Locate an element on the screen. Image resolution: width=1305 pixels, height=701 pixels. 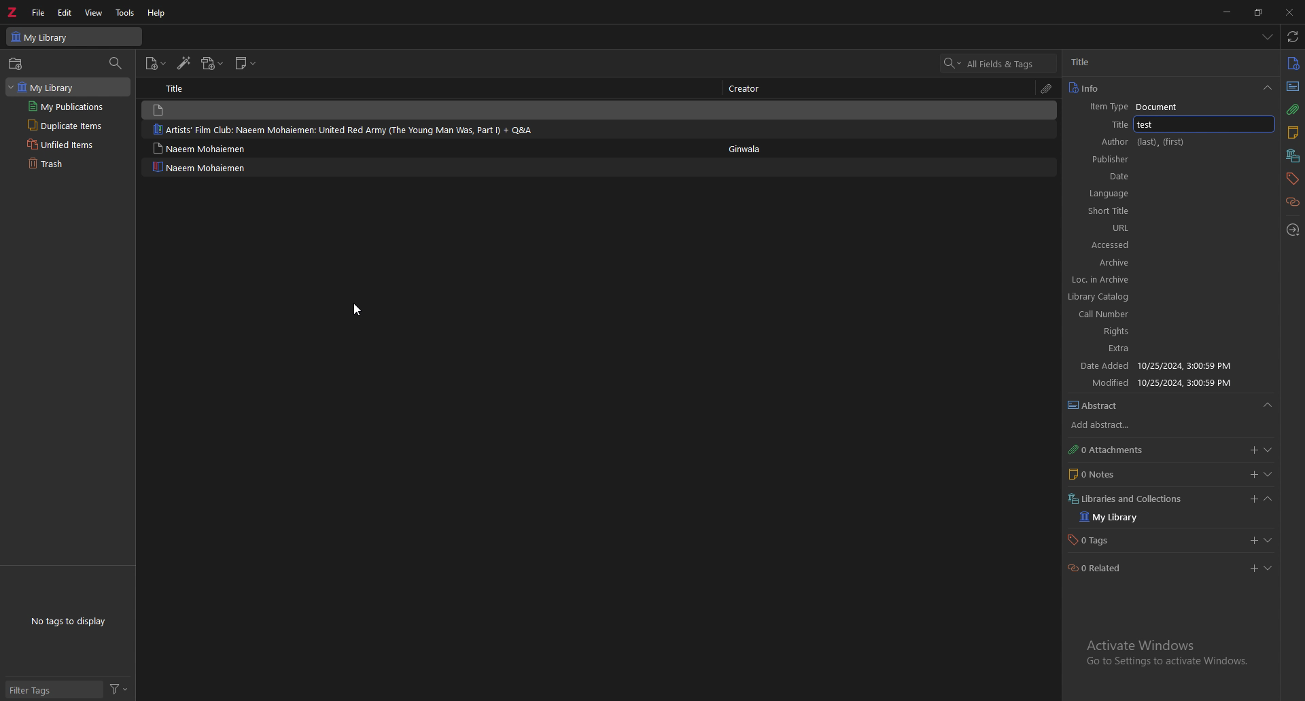
info is located at coordinates (1159, 88).